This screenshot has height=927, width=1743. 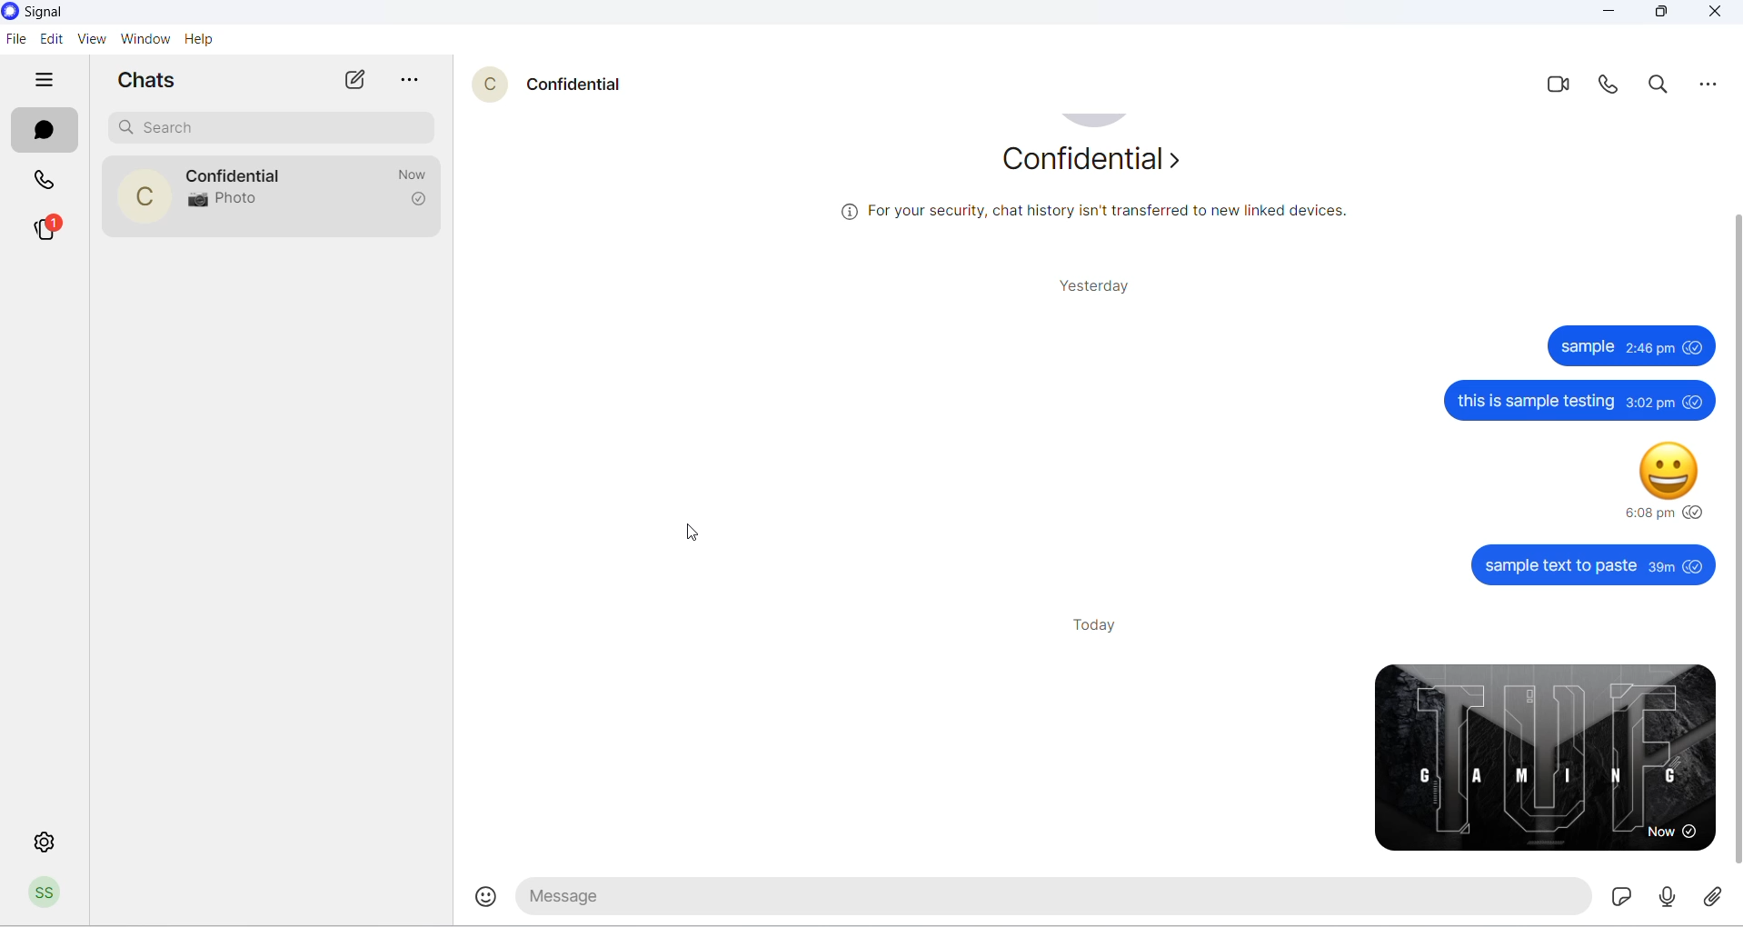 What do you see at coordinates (1097, 120) in the screenshot?
I see `profile picture` at bounding box center [1097, 120].